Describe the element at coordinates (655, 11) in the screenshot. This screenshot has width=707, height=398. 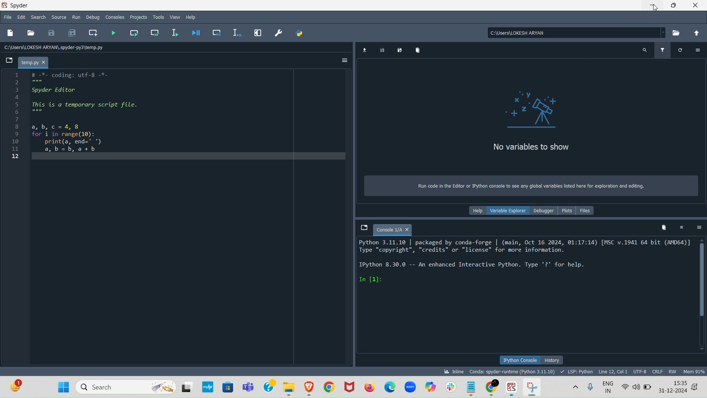
I see `Cursor` at that location.